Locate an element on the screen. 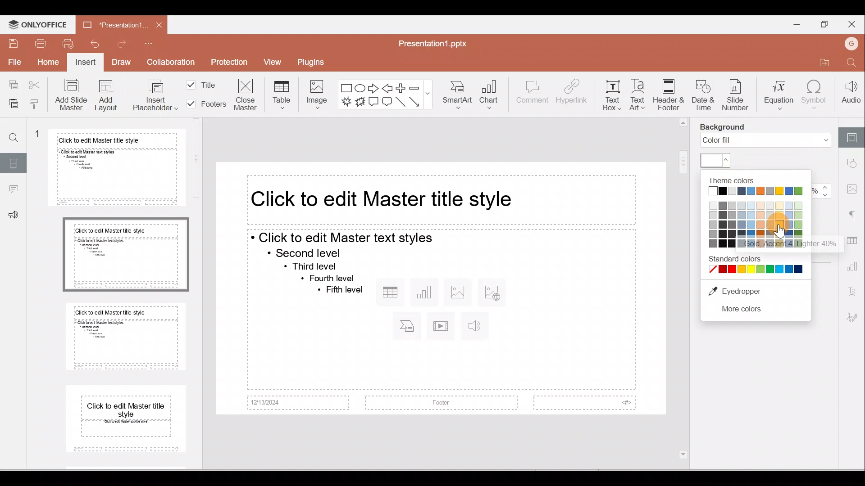  Master slide 3 is located at coordinates (126, 335).